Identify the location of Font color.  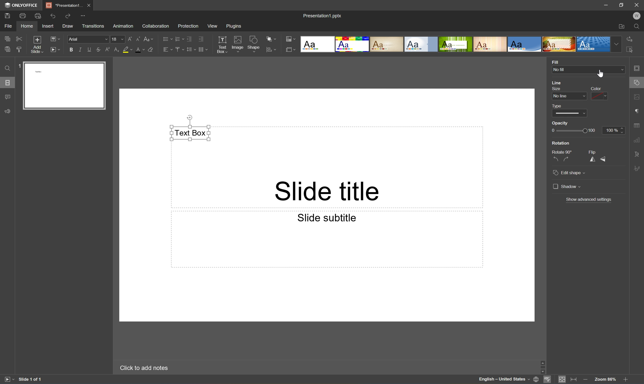
(139, 50).